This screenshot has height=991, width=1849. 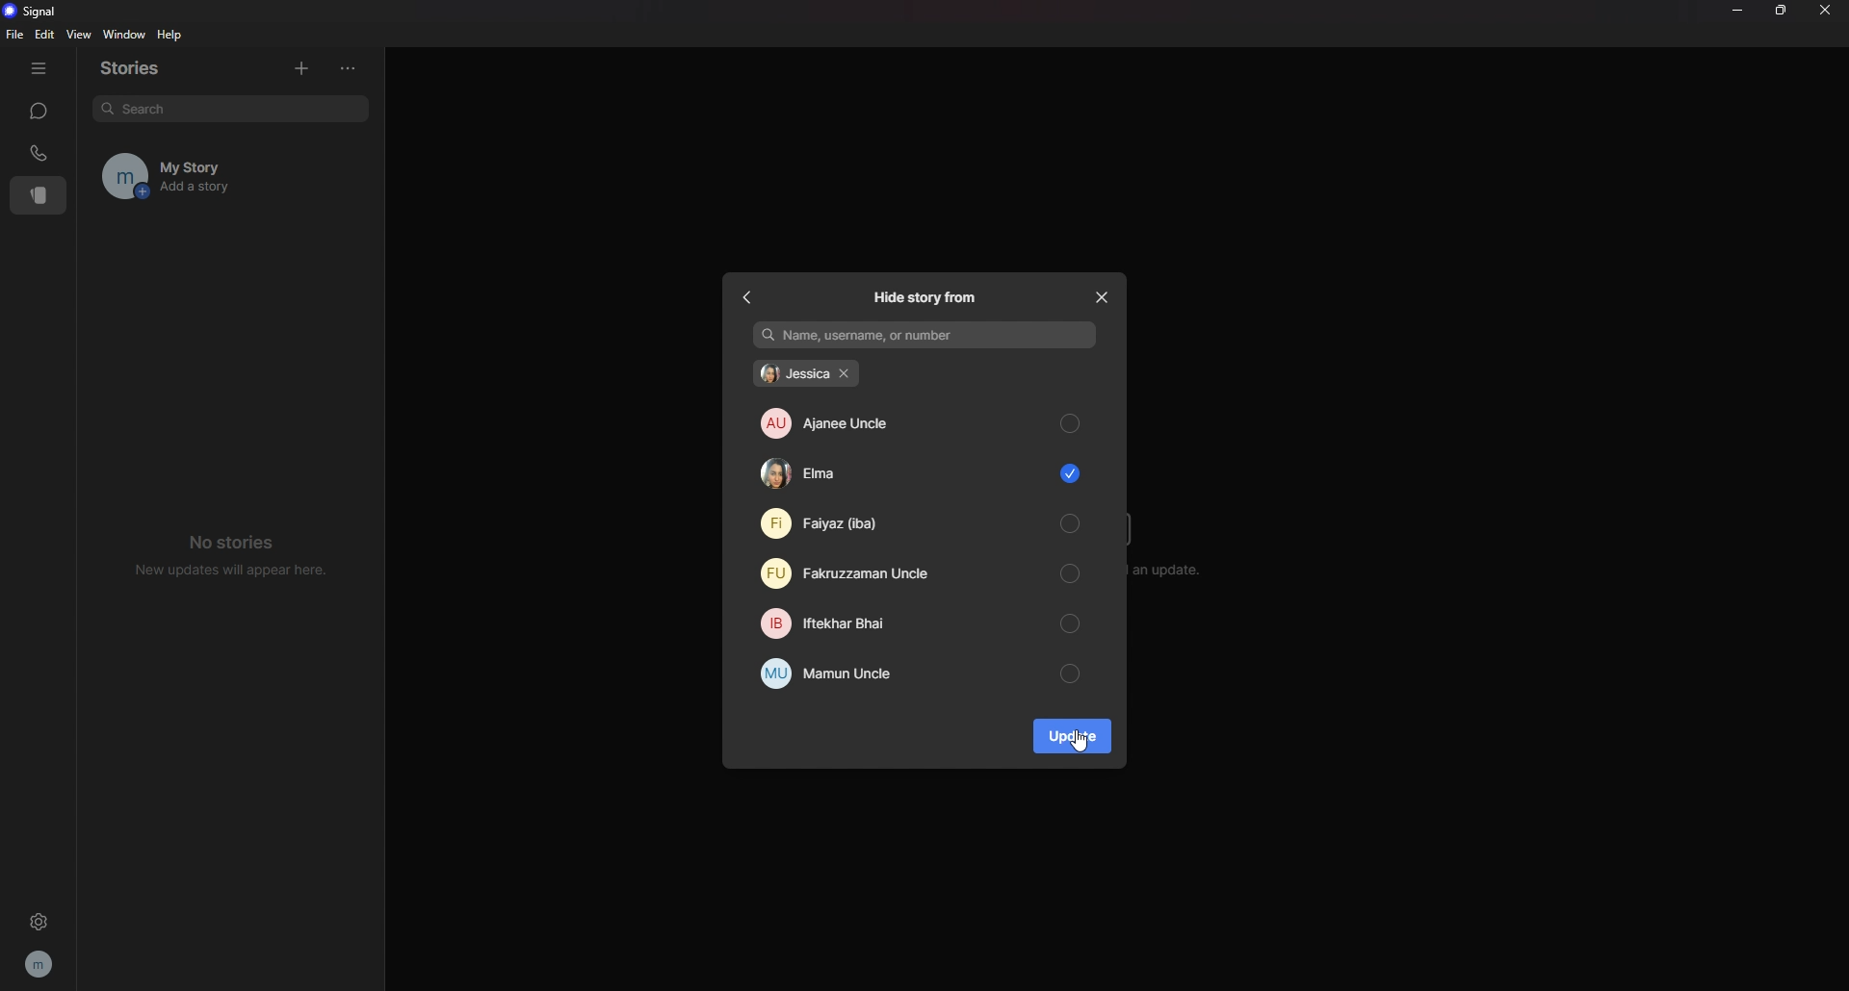 What do you see at coordinates (143, 68) in the screenshot?
I see `stories` at bounding box center [143, 68].